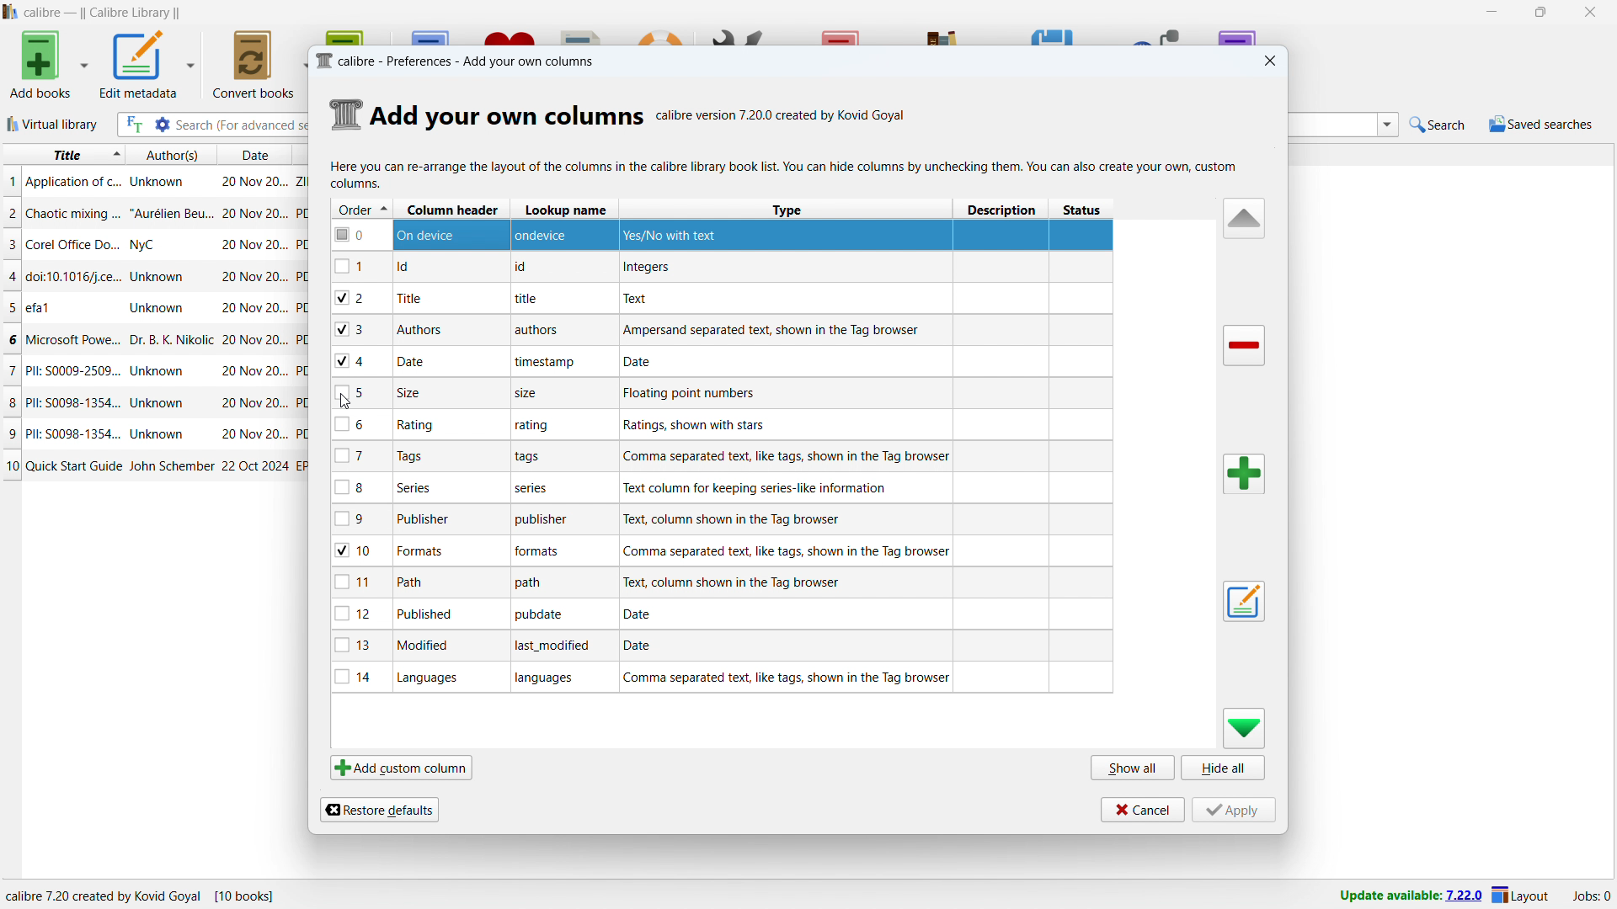  What do you see at coordinates (52, 308) in the screenshot?
I see `title` at bounding box center [52, 308].